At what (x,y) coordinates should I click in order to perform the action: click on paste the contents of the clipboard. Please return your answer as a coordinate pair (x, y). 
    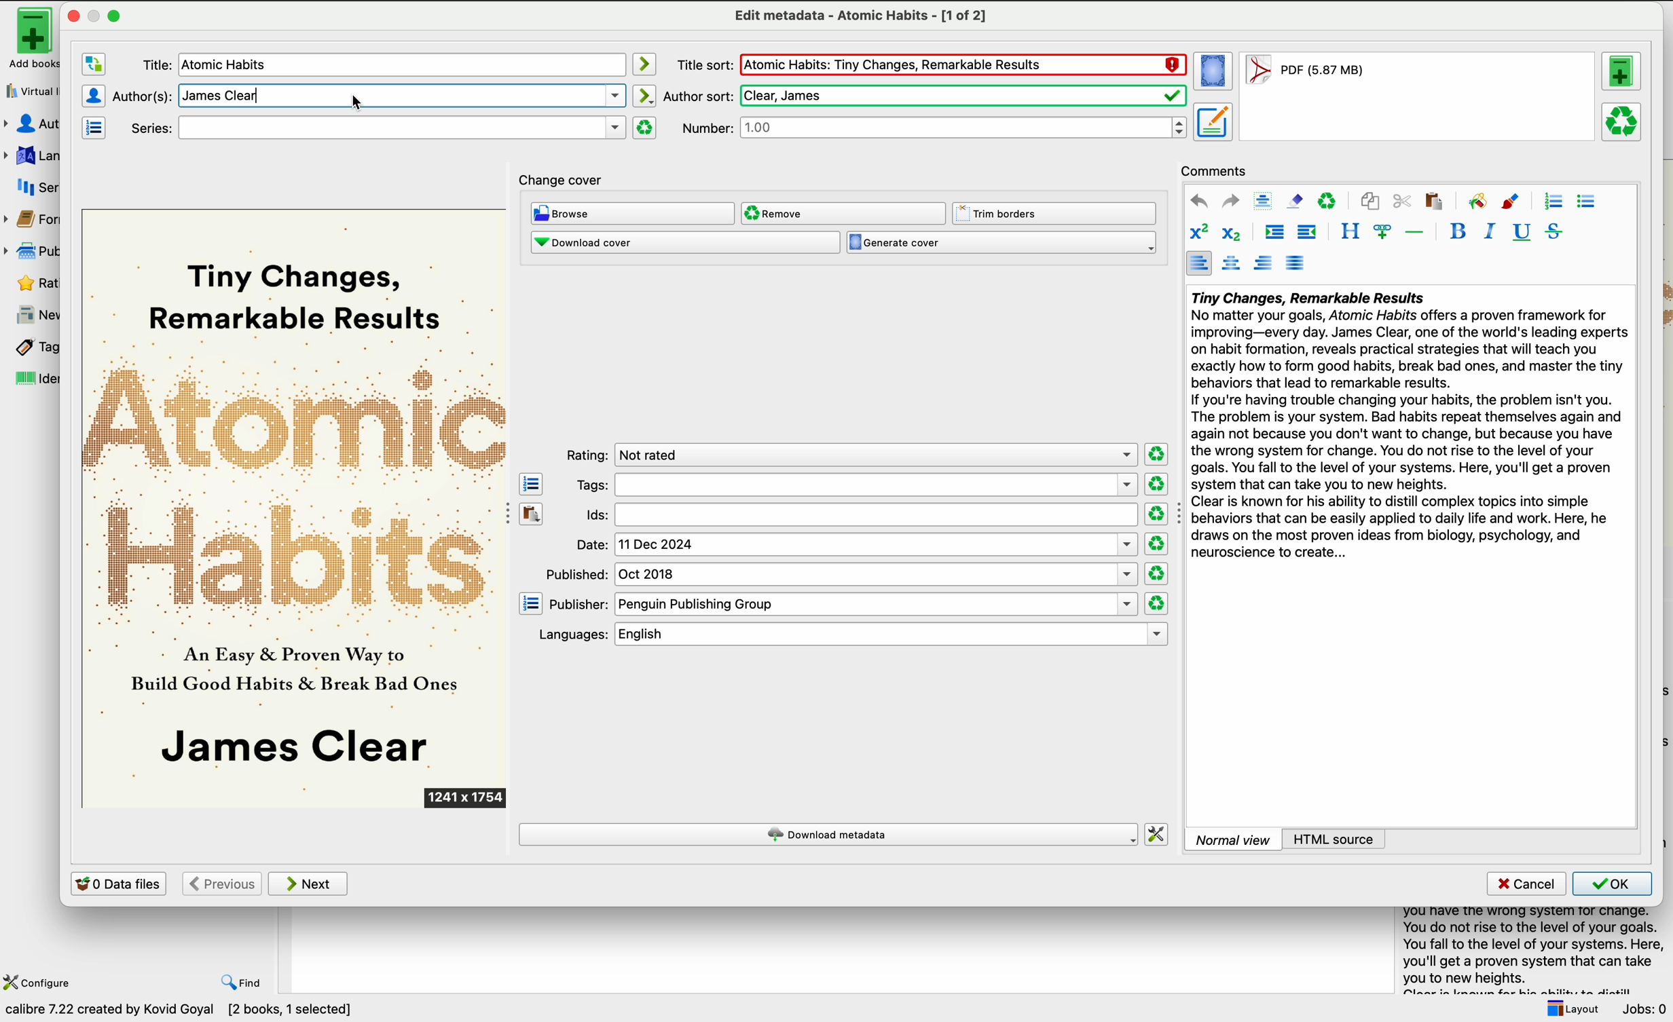
    Looking at the image, I should click on (532, 512).